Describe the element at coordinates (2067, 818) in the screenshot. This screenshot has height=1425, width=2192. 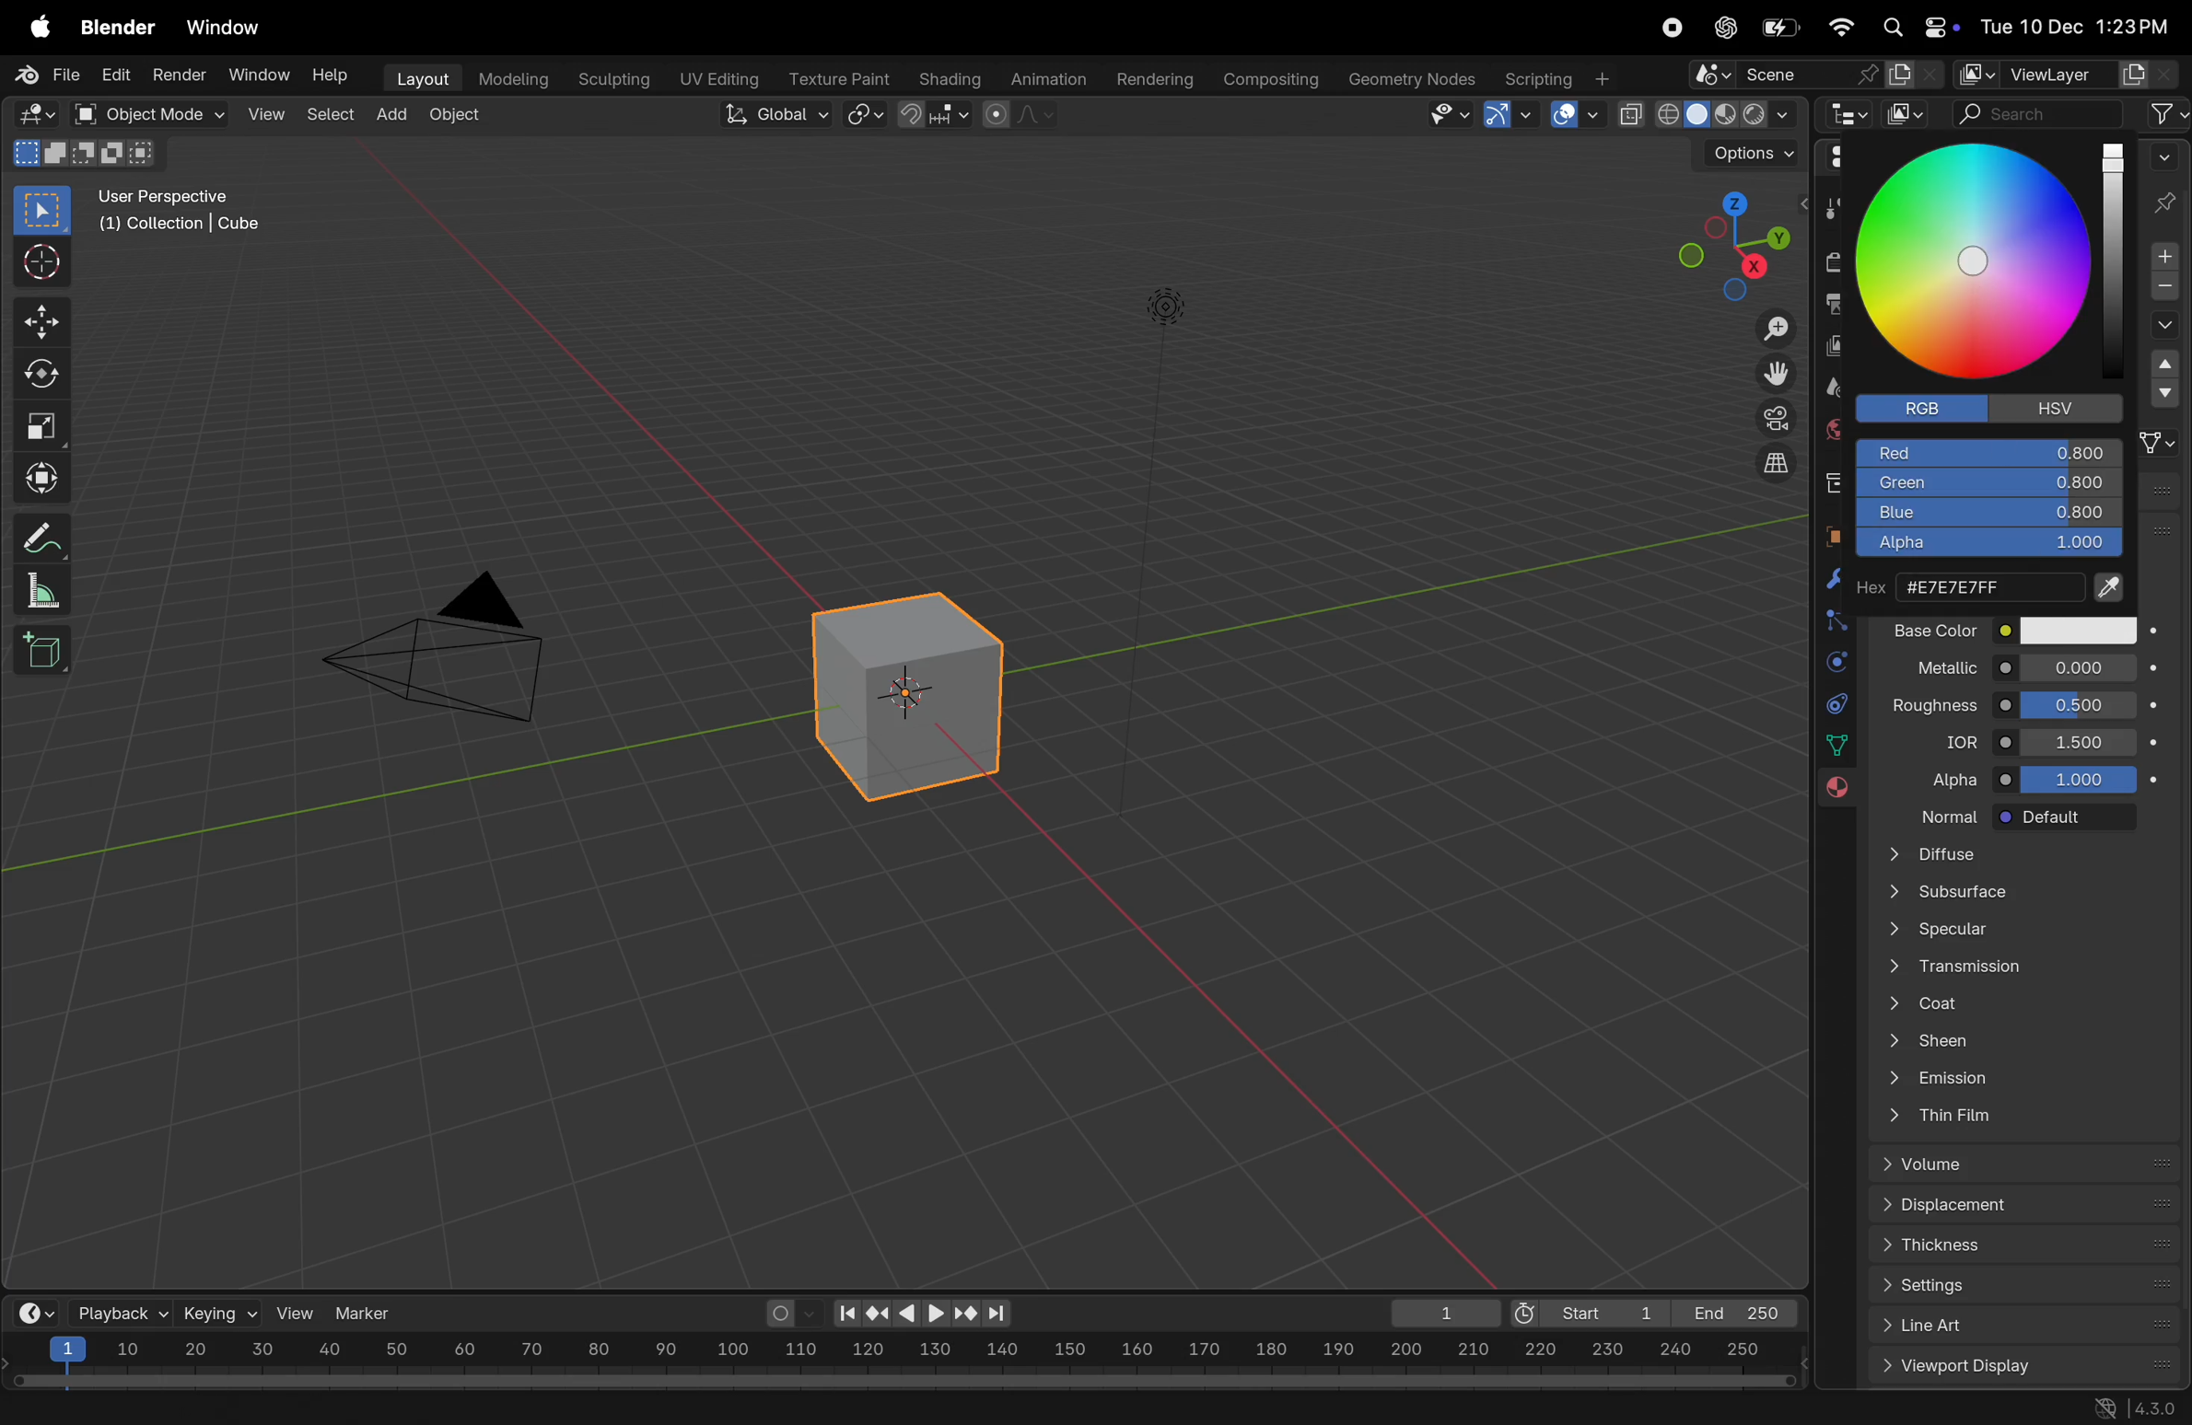
I see `default` at that location.